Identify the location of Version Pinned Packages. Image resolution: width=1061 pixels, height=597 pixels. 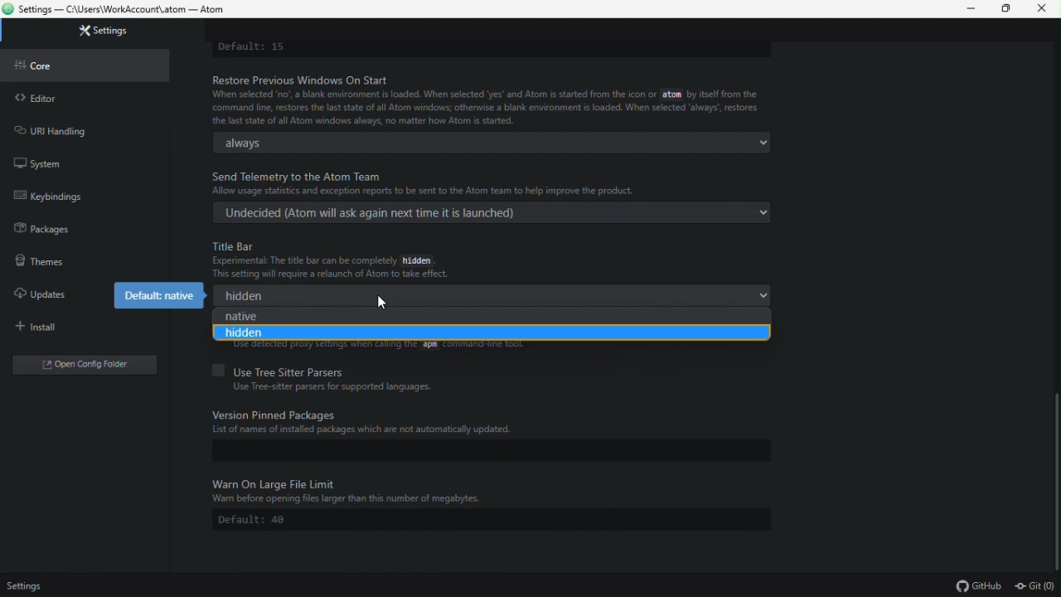
(279, 414).